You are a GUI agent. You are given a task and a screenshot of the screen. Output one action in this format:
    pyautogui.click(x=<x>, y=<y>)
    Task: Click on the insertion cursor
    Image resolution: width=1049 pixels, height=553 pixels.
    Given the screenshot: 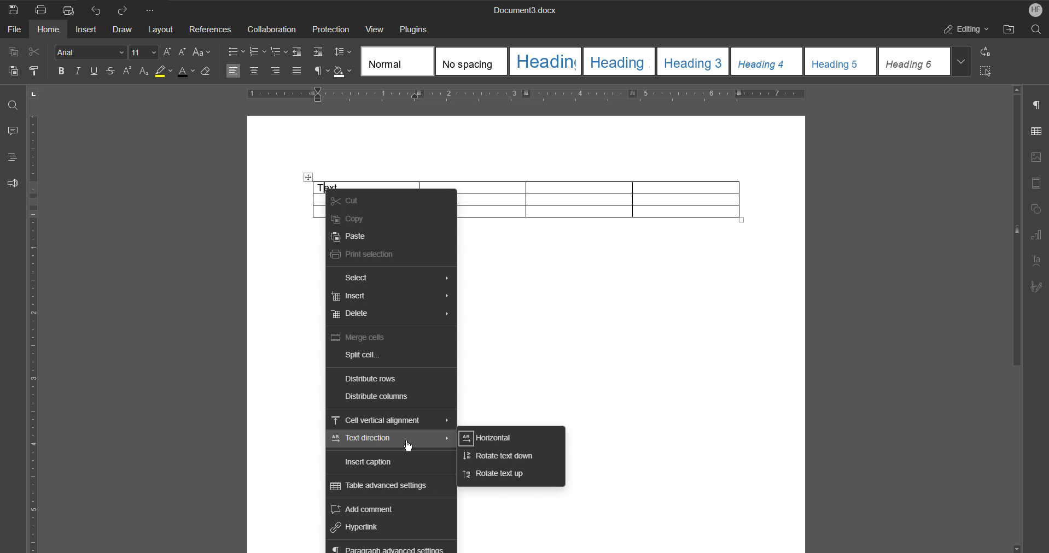 What is the action you would take?
    pyautogui.click(x=328, y=186)
    